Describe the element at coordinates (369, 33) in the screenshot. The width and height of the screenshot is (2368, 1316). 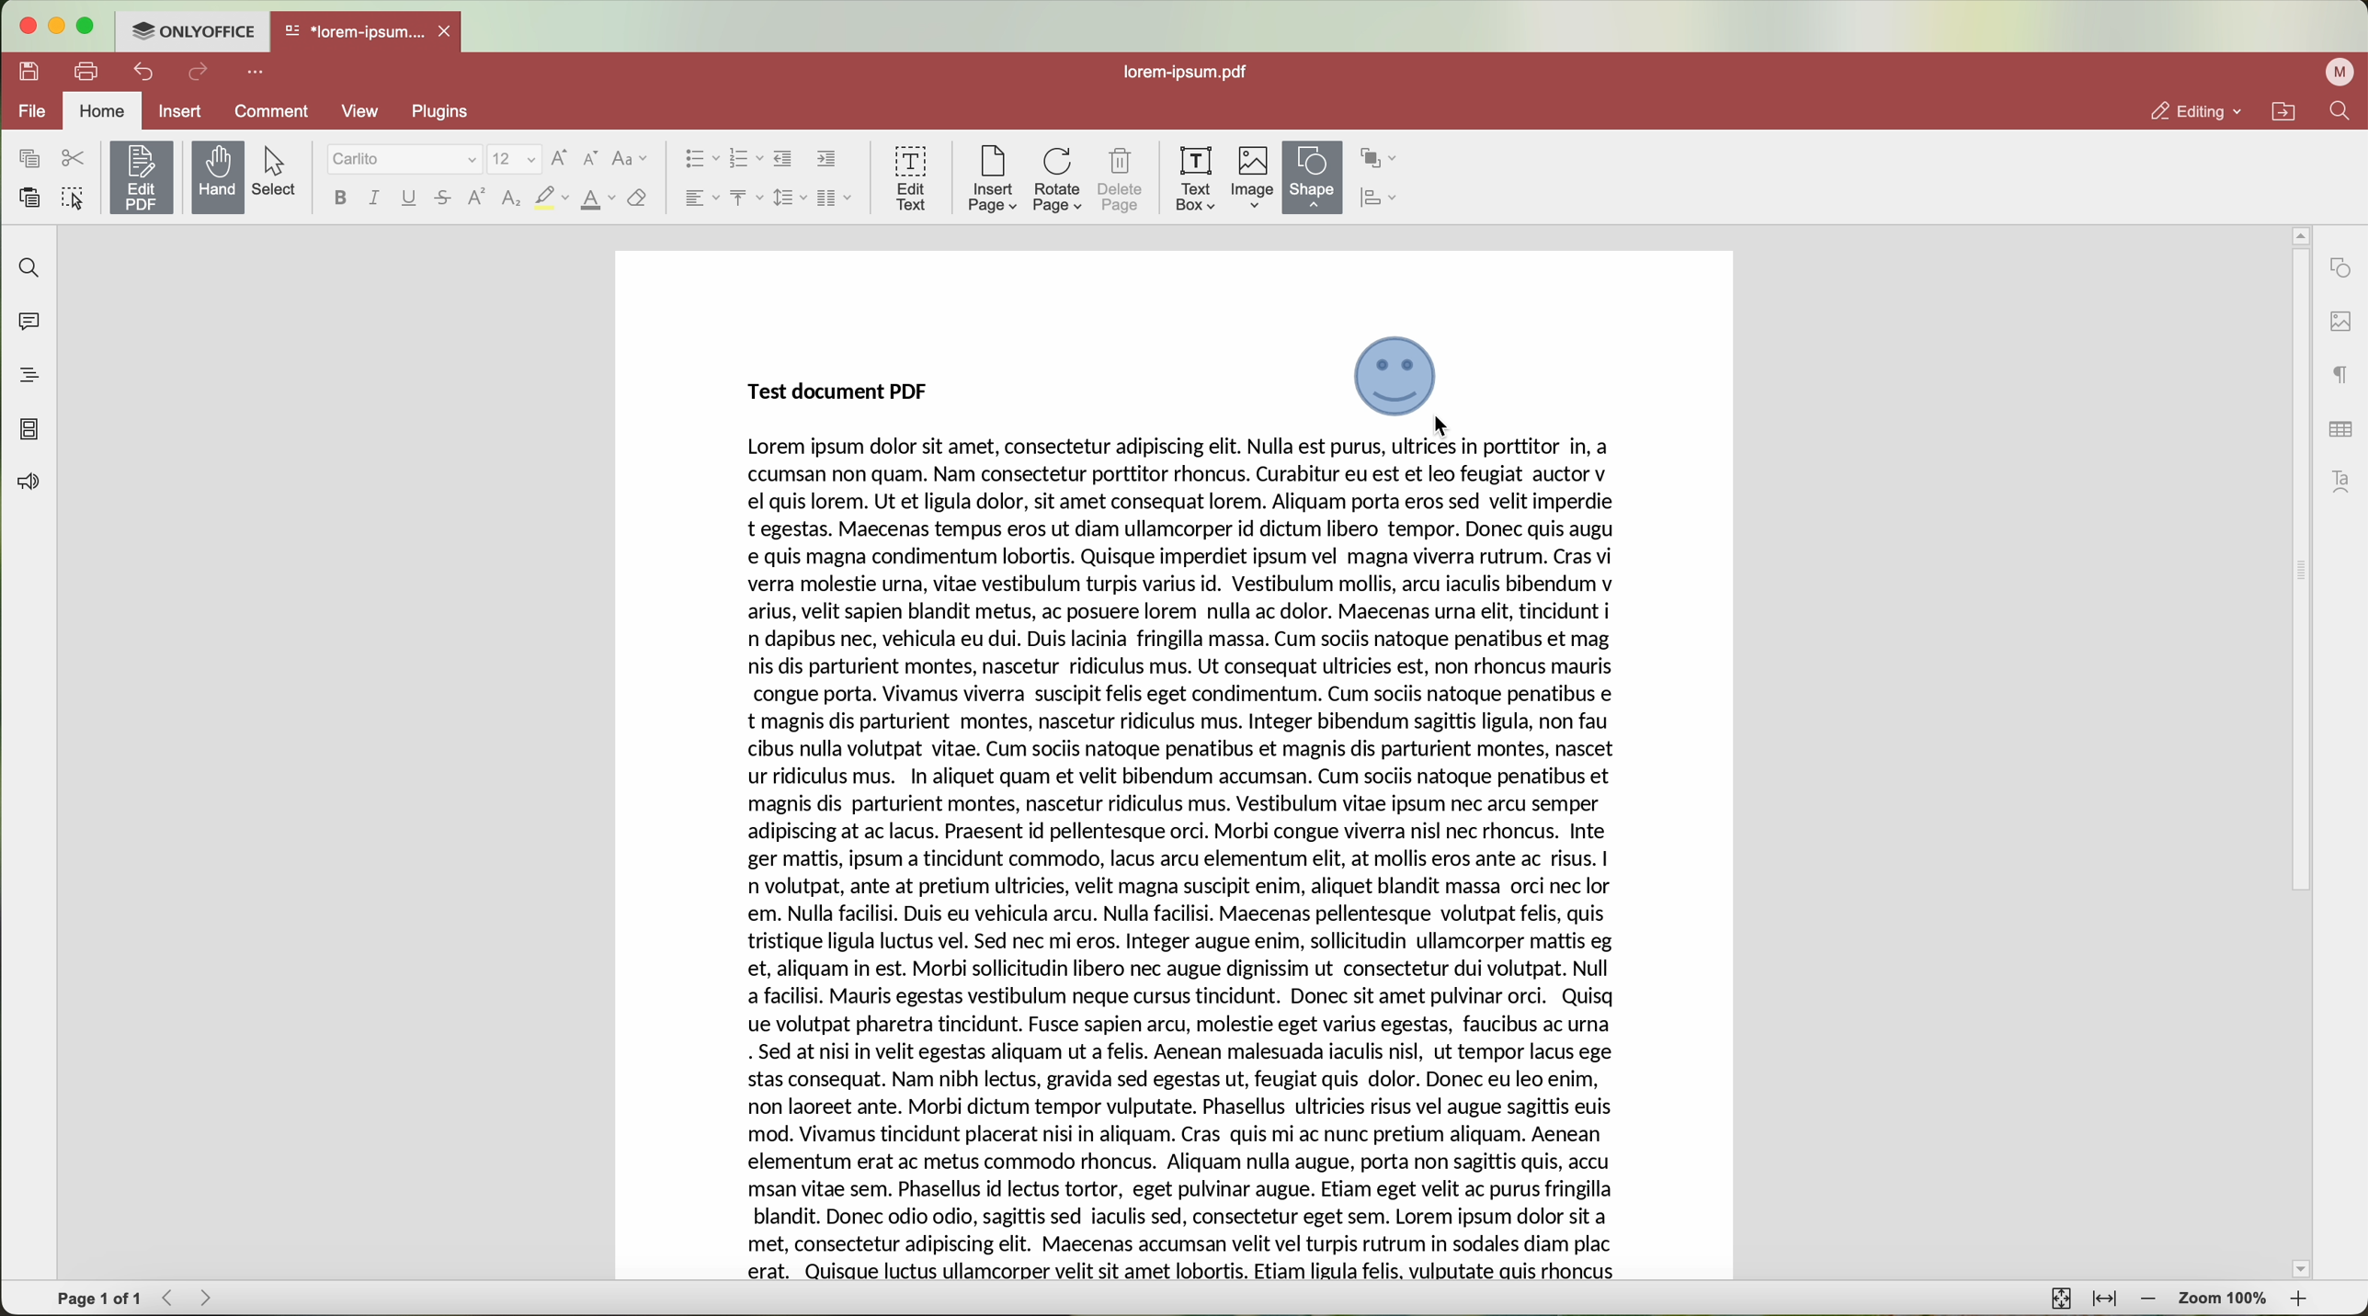
I see `open file` at that location.